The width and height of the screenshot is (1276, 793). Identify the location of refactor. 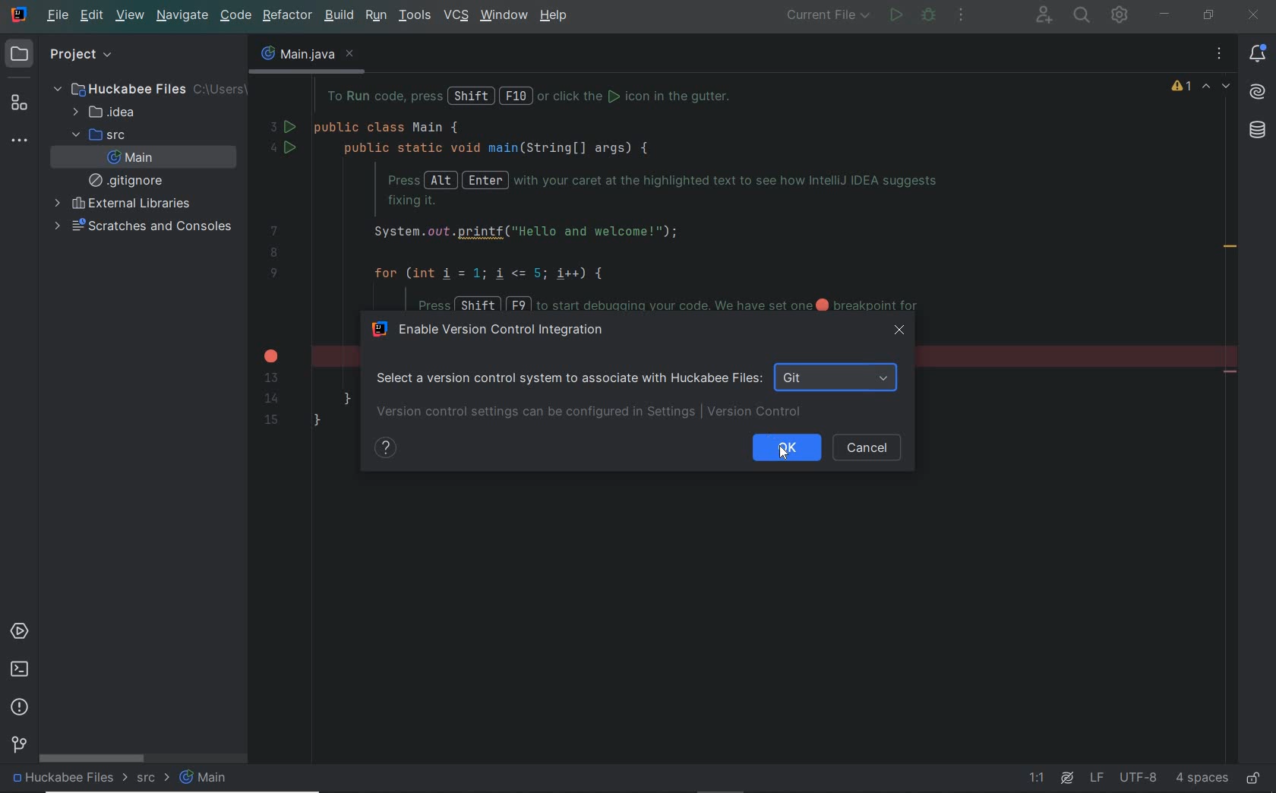
(288, 17).